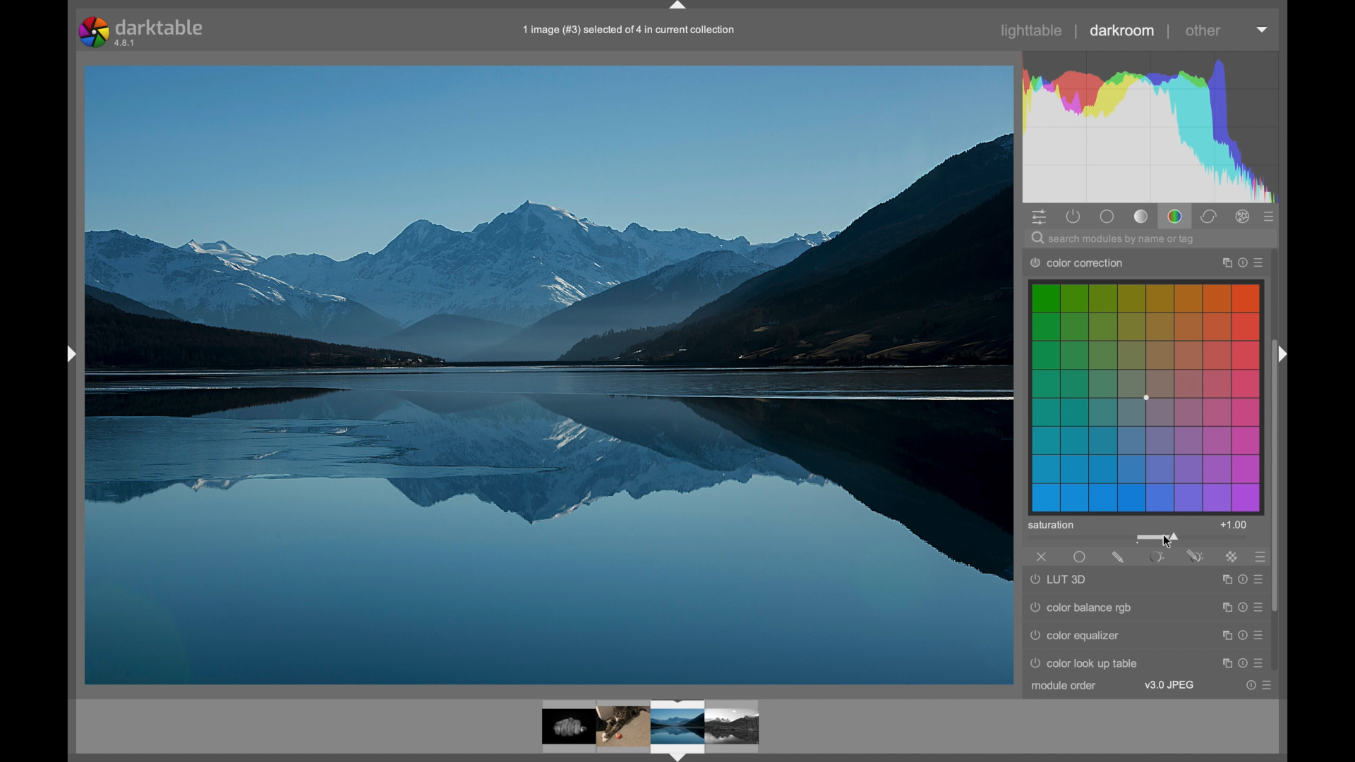  Describe the element at coordinates (1210, 217) in the screenshot. I see `correct` at that location.